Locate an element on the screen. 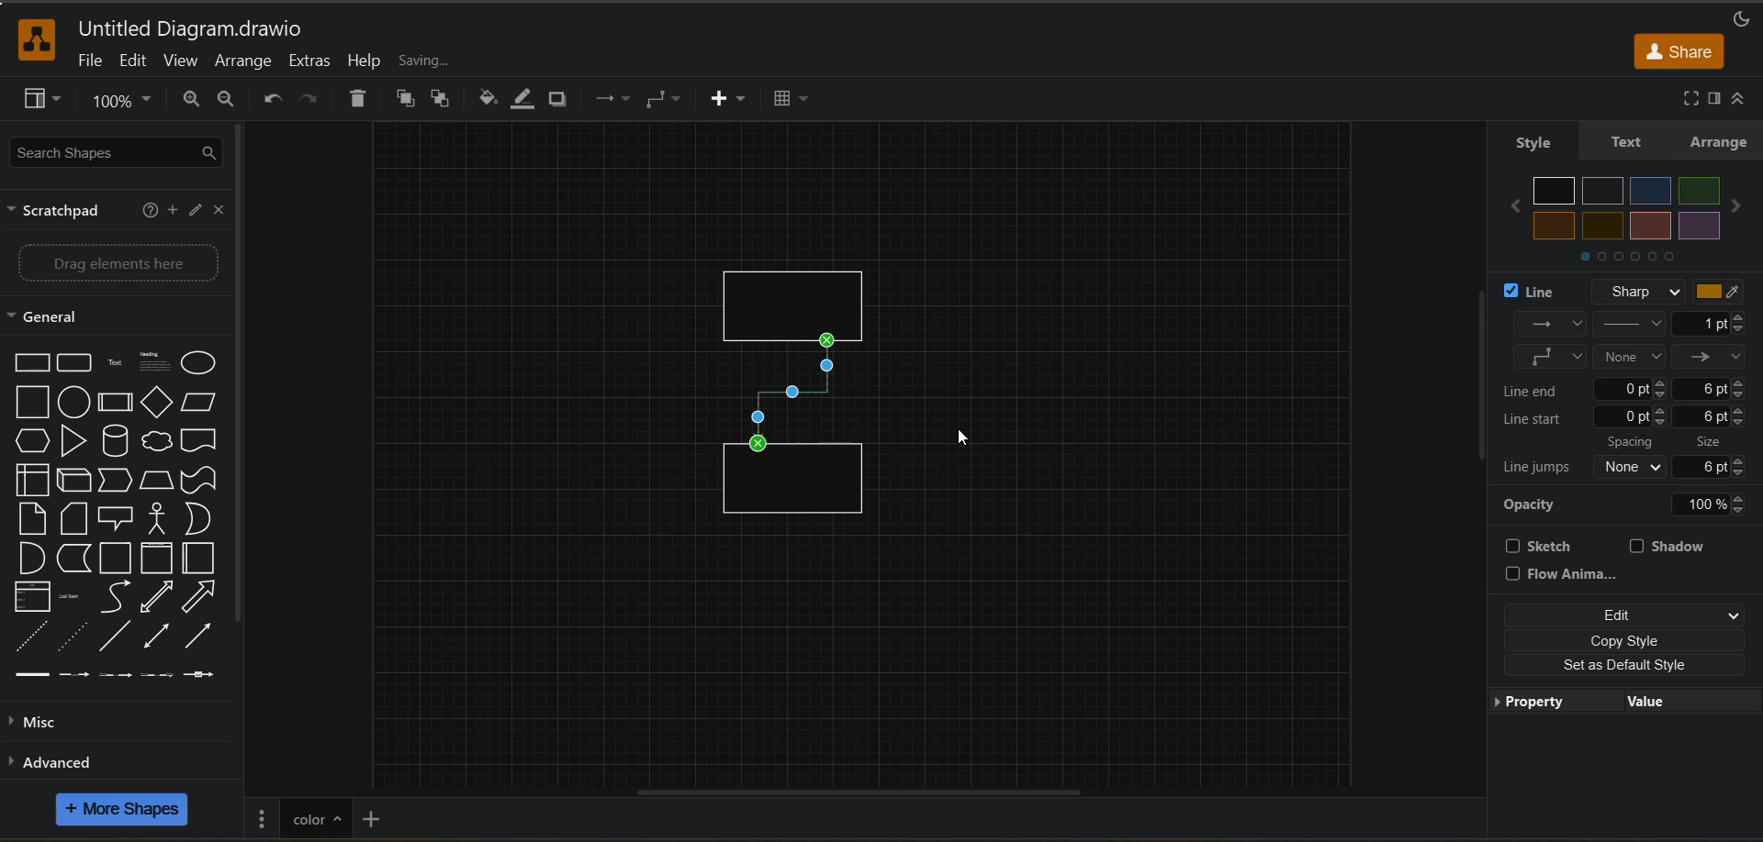  None is located at coordinates (1633, 467).